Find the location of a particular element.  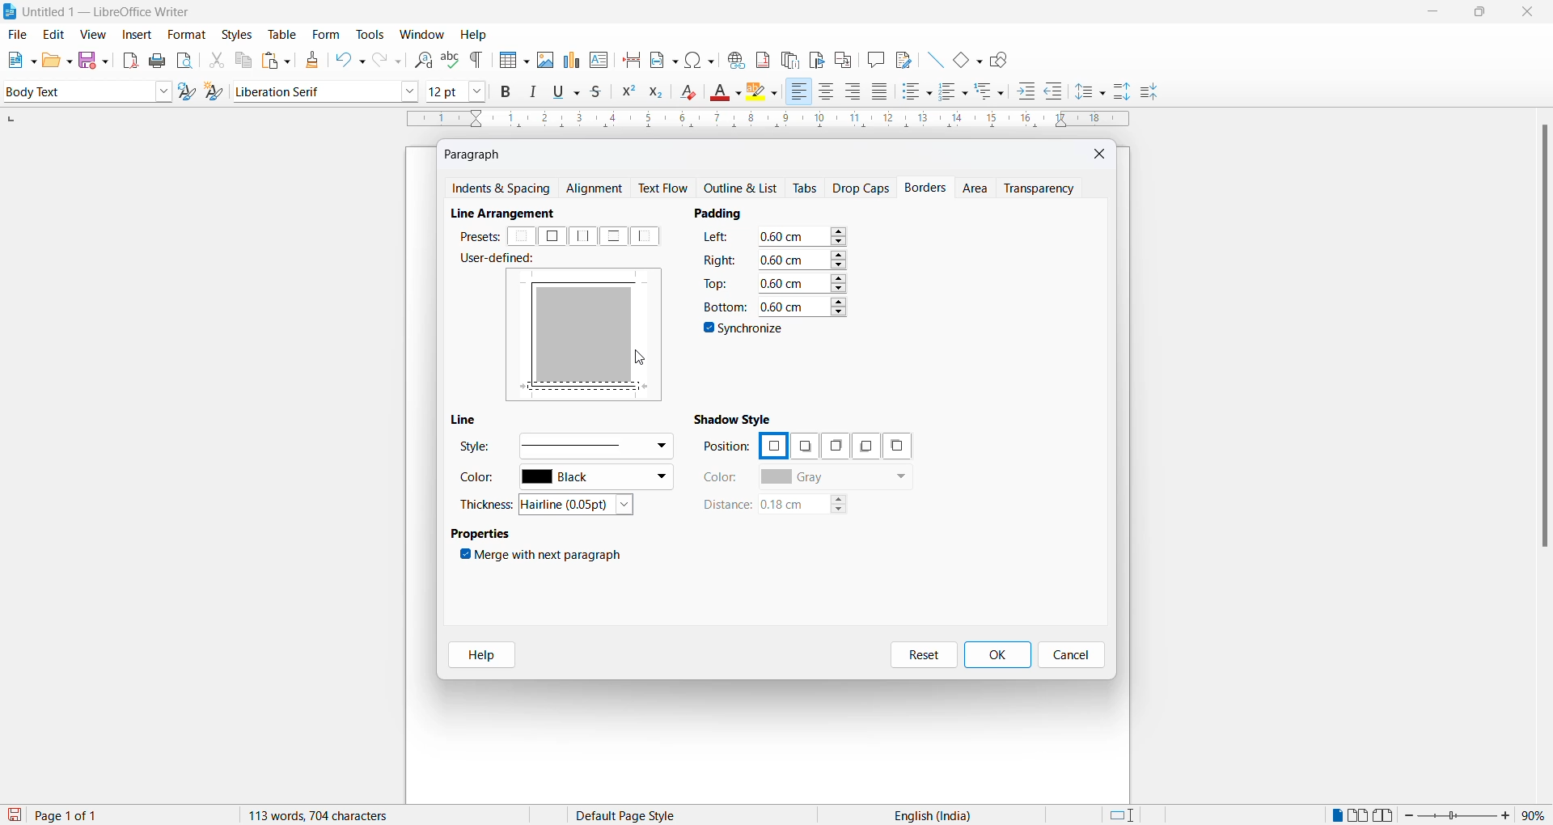

underline is located at coordinates (569, 91).